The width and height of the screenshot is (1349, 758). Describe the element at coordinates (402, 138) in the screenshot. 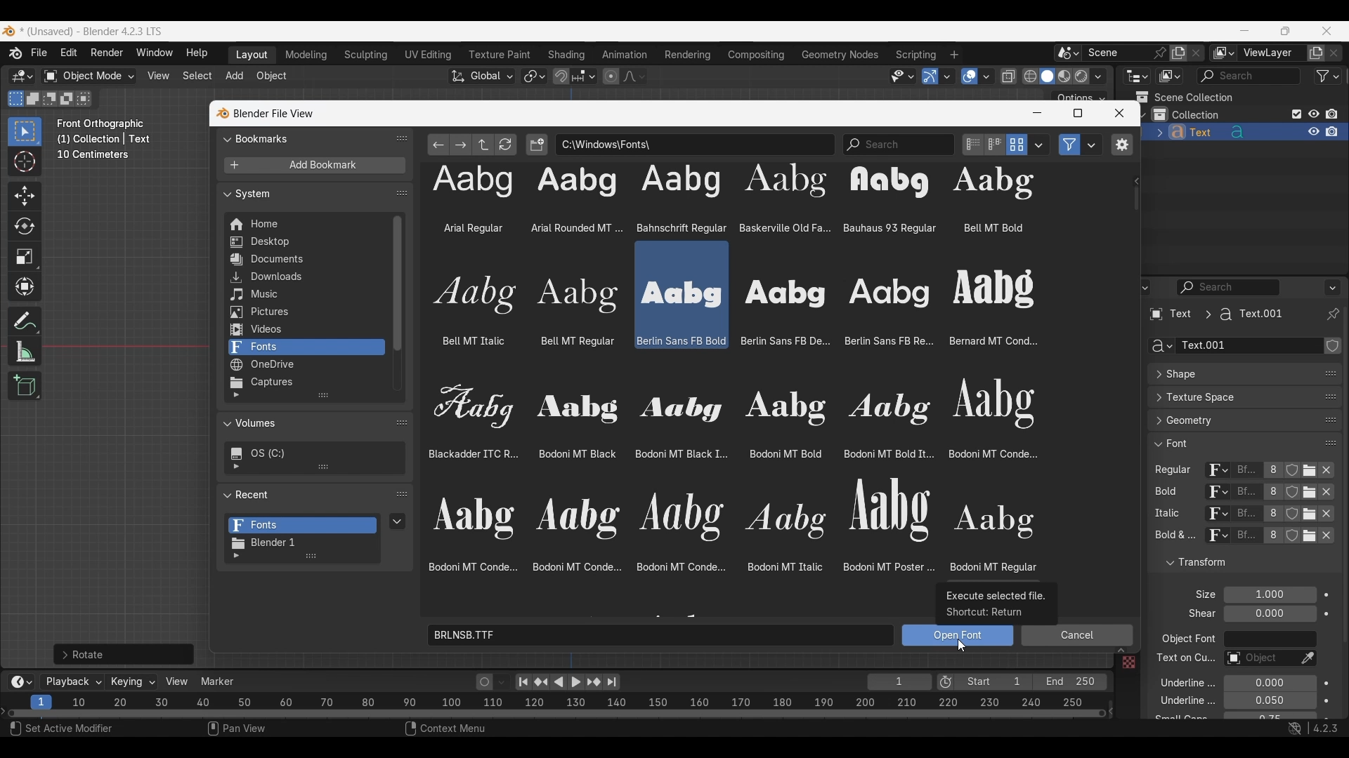

I see `Change order in list` at that location.